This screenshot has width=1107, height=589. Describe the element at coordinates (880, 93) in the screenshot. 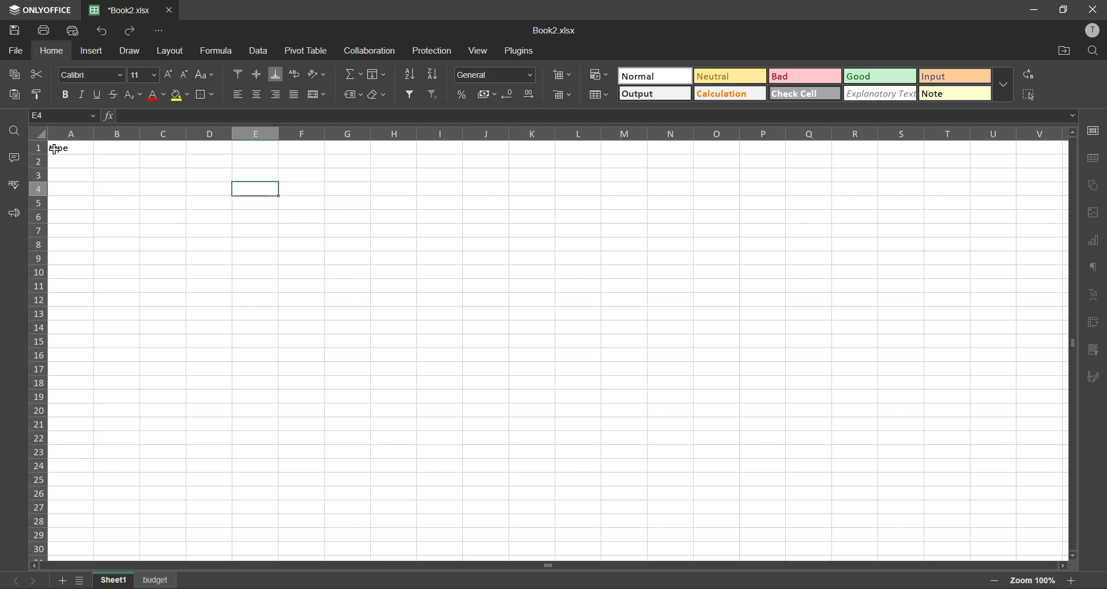

I see `explanatory text` at that location.